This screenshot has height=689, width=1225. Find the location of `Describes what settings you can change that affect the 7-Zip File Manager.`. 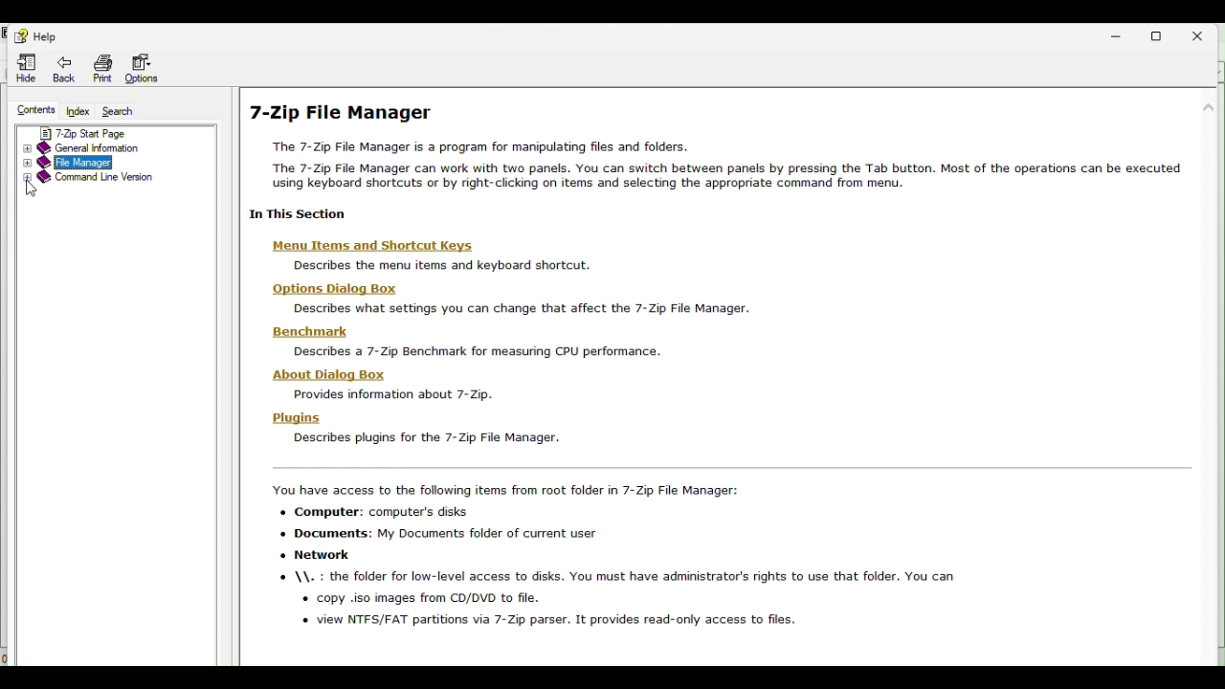

Describes what settings you can change that affect the 7-Zip File Manager. is located at coordinates (514, 308).